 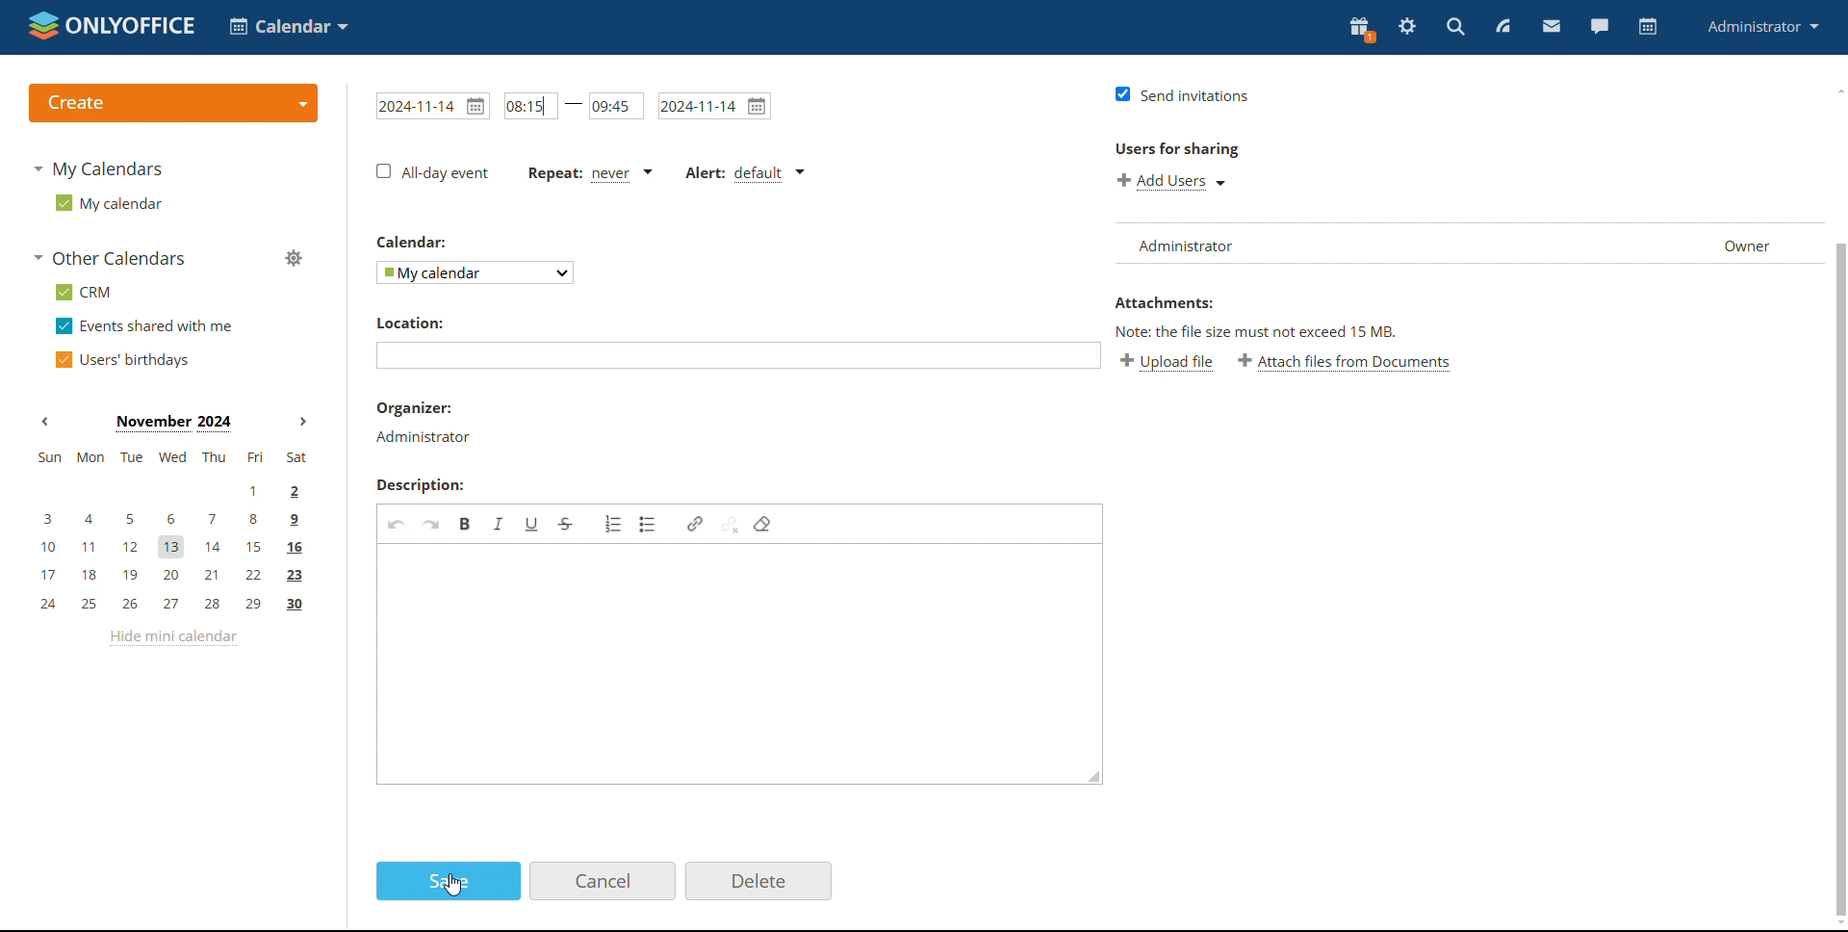 I want to click on attach file from documents, so click(x=1344, y=361).